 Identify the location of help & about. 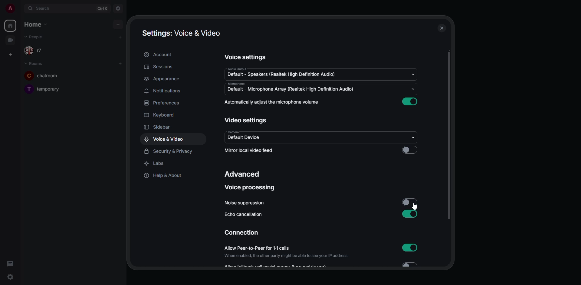
(164, 175).